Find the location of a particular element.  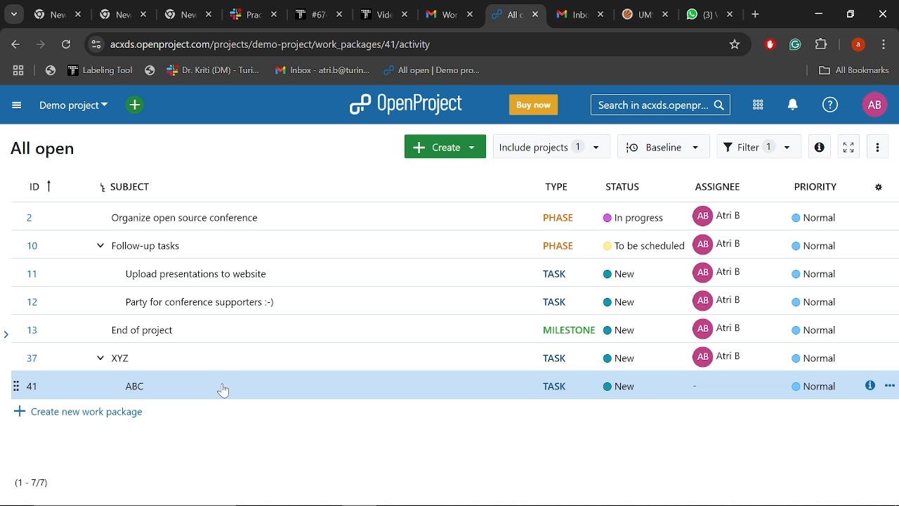

Create new work package is located at coordinates (83, 413).